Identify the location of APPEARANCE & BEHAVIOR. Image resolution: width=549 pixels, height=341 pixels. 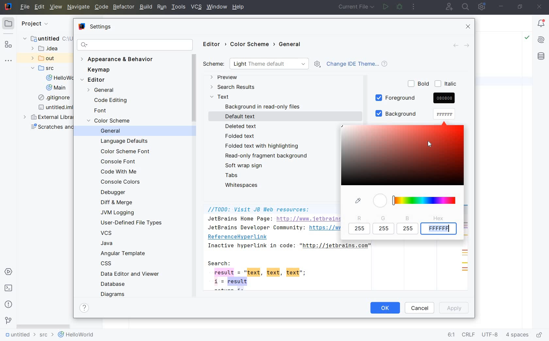
(118, 60).